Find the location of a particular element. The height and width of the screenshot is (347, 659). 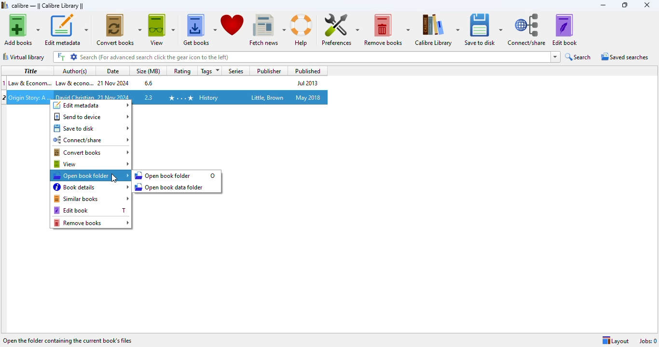

add books is located at coordinates (21, 29).